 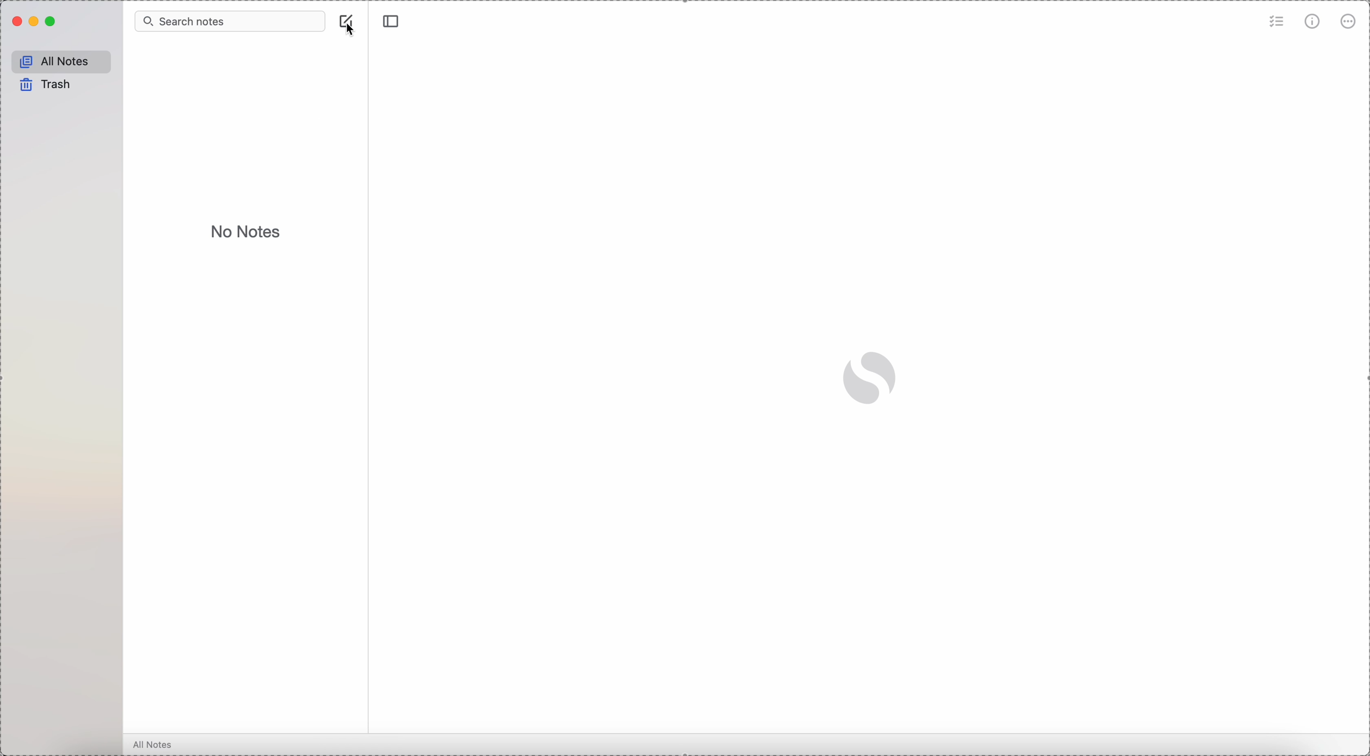 I want to click on maximize Simplenote, so click(x=54, y=22).